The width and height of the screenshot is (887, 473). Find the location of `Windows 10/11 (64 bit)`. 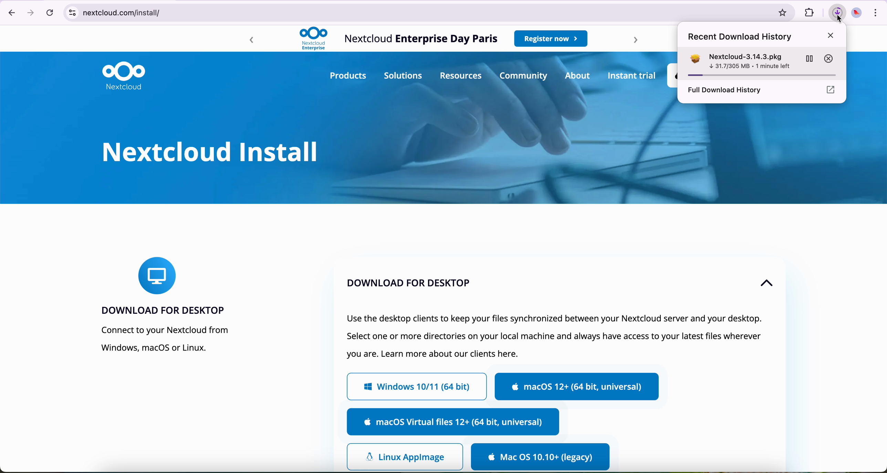

Windows 10/11 (64 bit) is located at coordinates (416, 387).